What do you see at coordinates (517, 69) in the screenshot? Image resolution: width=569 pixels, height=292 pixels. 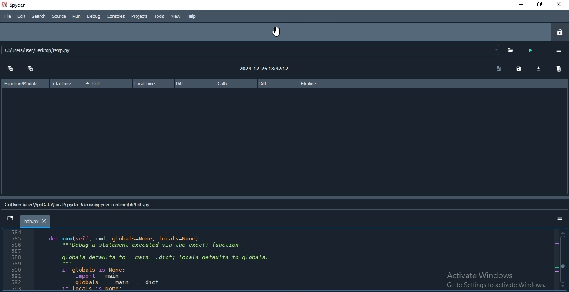 I see `save` at bounding box center [517, 69].